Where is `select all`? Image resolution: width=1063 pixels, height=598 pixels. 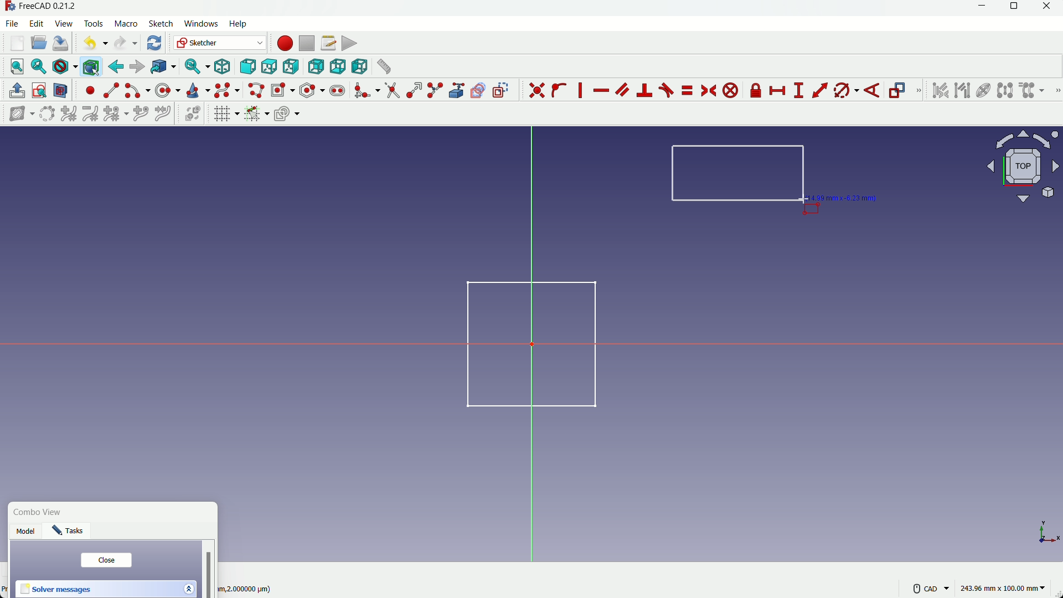 select all is located at coordinates (17, 66).